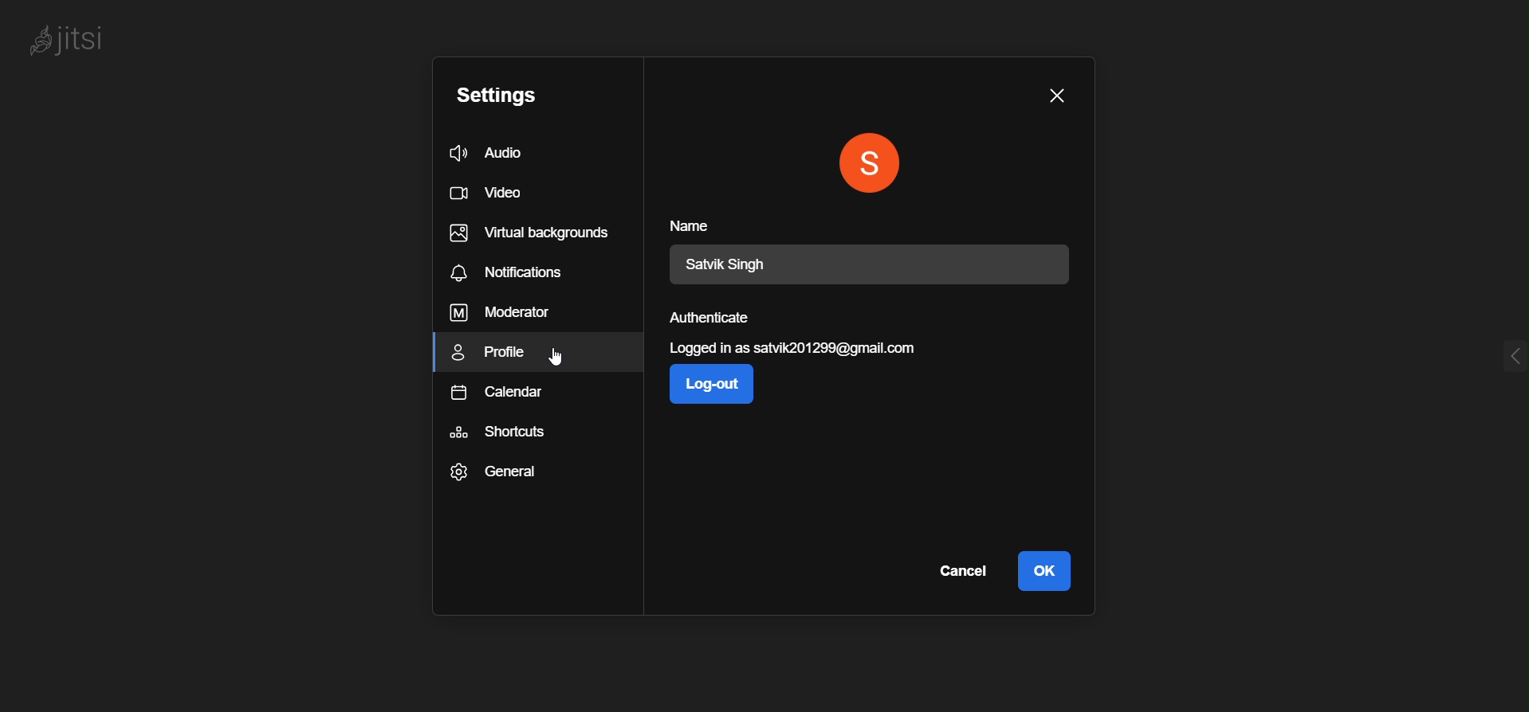 The image size is (1529, 712). I want to click on notifications, so click(511, 274).